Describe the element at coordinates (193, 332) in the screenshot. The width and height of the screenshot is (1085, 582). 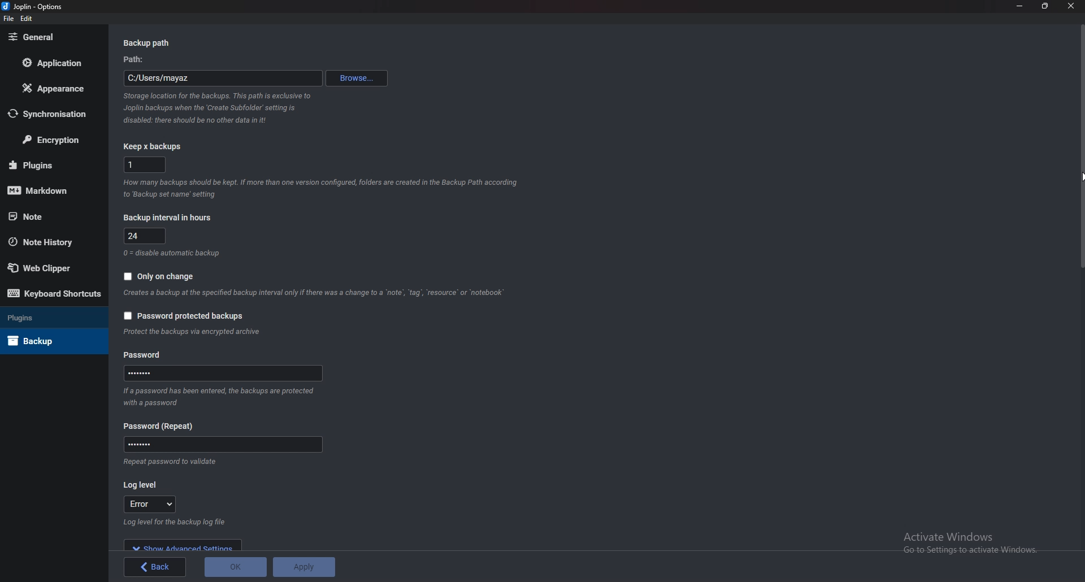
I see `info` at that location.